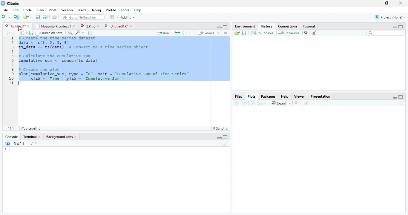  I want to click on Session, so click(67, 10).